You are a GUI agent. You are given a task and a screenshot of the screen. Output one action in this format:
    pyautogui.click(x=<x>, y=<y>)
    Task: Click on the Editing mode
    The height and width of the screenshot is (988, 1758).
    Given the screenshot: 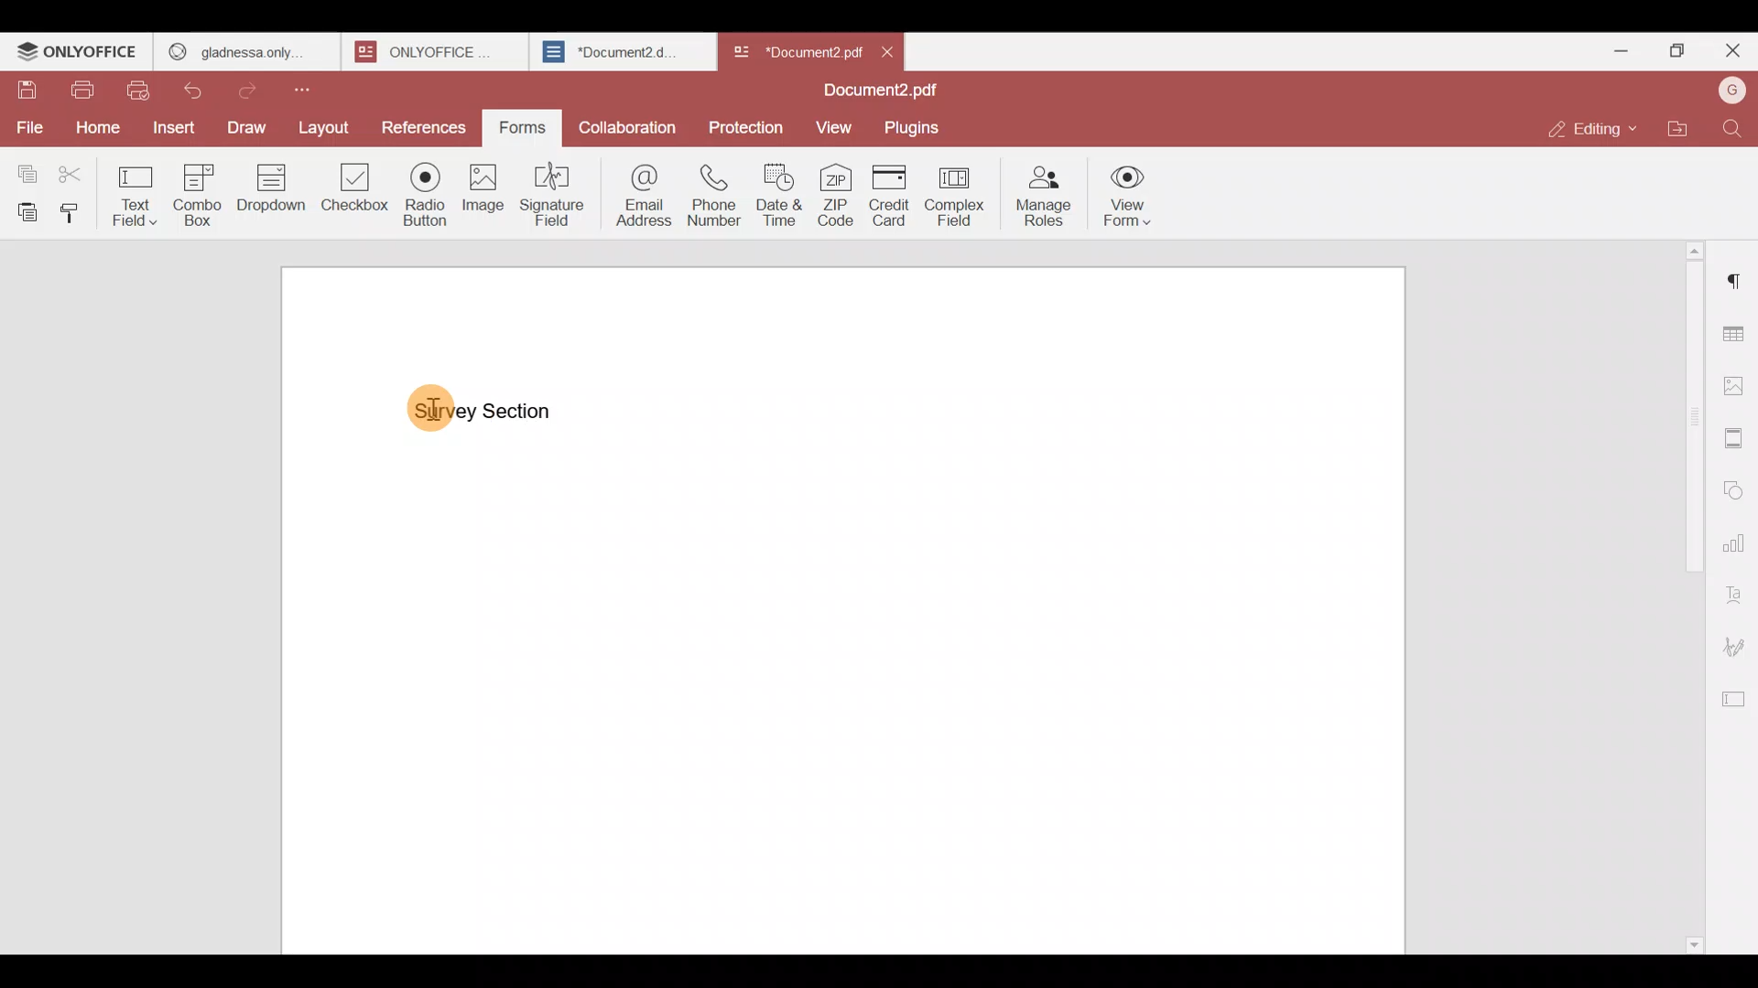 What is the action you would take?
    pyautogui.click(x=1595, y=123)
    